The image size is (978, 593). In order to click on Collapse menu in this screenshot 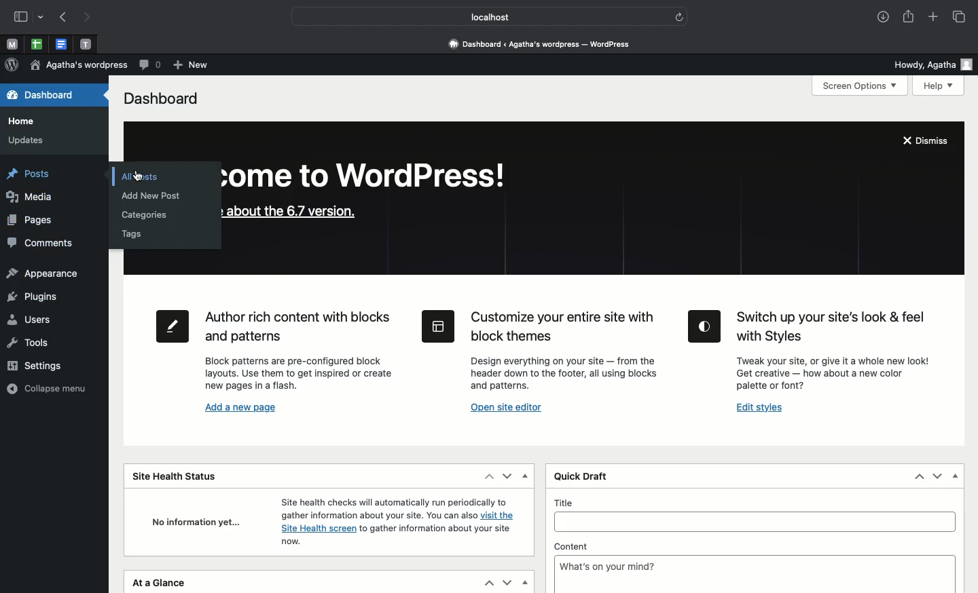, I will do `click(48, 387)`.